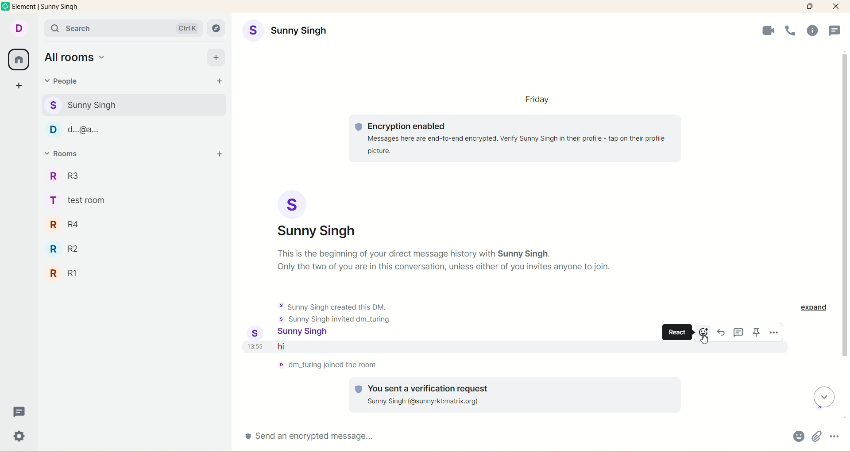 The width and height of the screenshot is (850, 452). What do you see at coordinates (123, 28) in the screenshot?
I see `search` at bounding box center [123, 28].